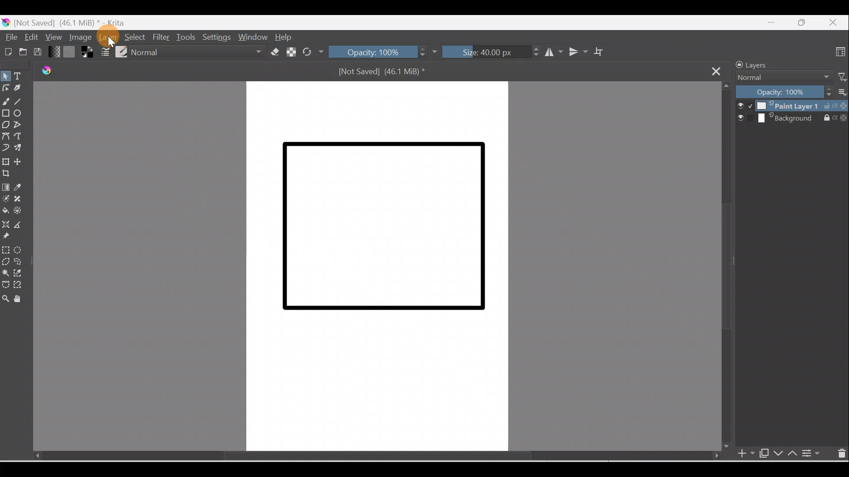 The image size is (849, 477). What do you see at coordinates (19, 89) in the screenshot?
I see `Calligraphy` at bounding box center [19, 89].